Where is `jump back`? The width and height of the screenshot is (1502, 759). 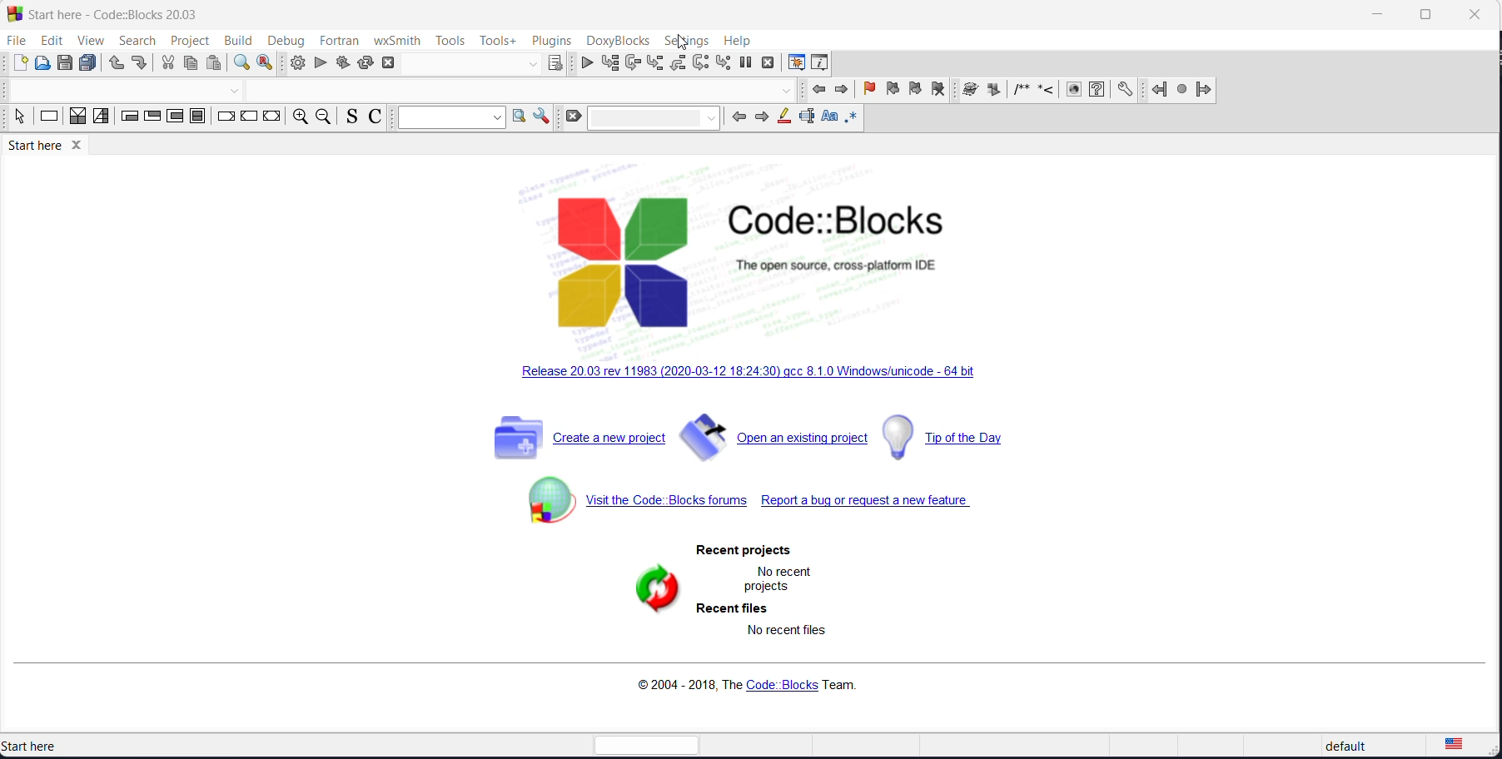 jump back is located at coordinates (1158, 90).